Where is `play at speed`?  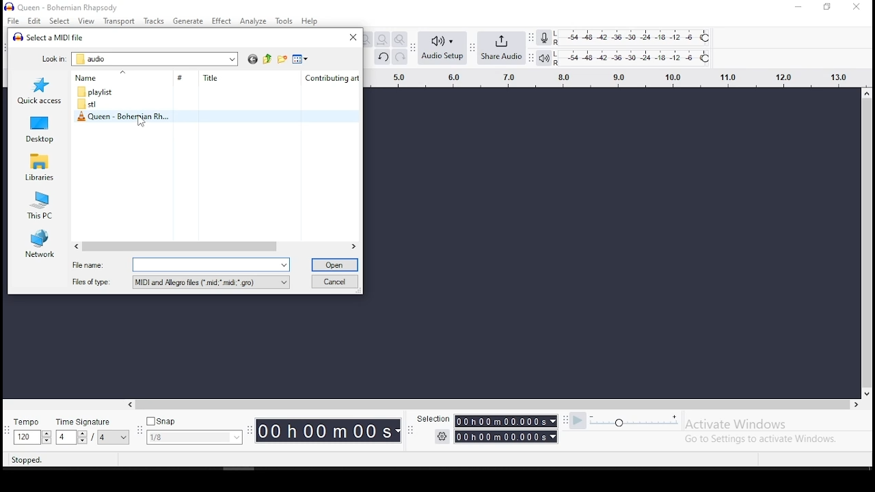 play at speed is located at coordinates (578, 422).